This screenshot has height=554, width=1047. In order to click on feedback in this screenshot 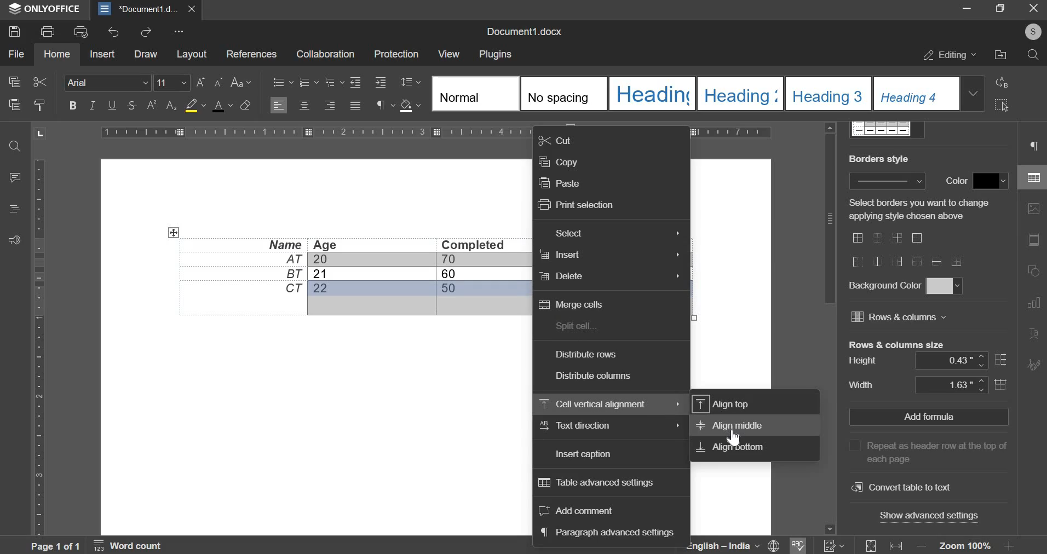, I will do `click(16, 240)`.